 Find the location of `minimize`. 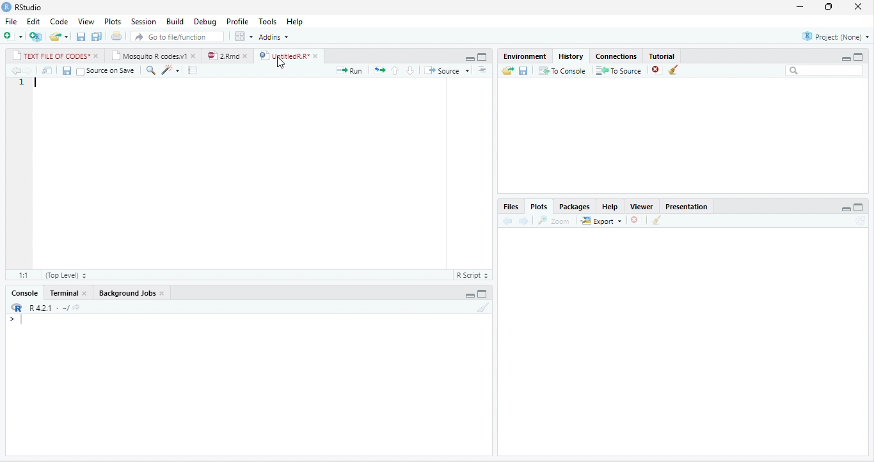

minimize is located at coordinates (846, 58).